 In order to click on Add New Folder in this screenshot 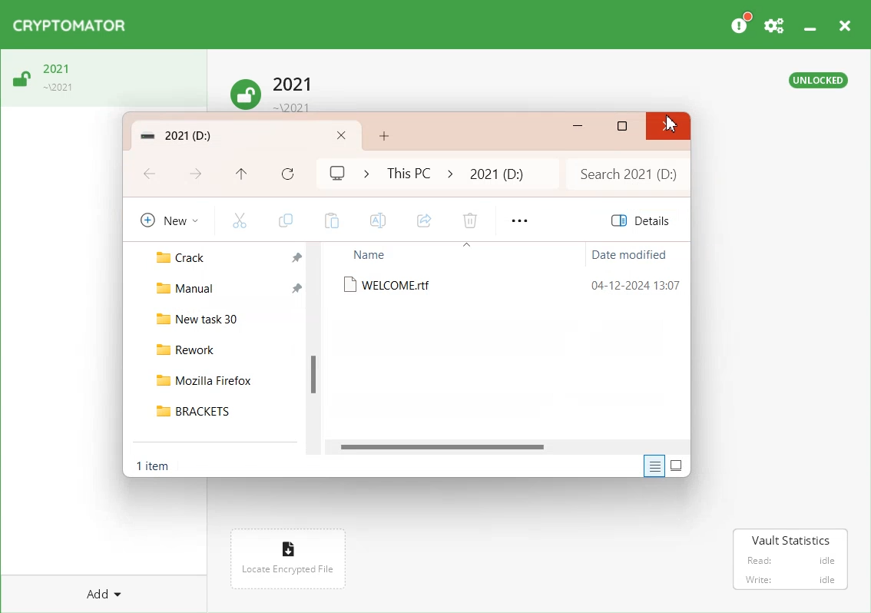, I will do `click(383, 135)`.